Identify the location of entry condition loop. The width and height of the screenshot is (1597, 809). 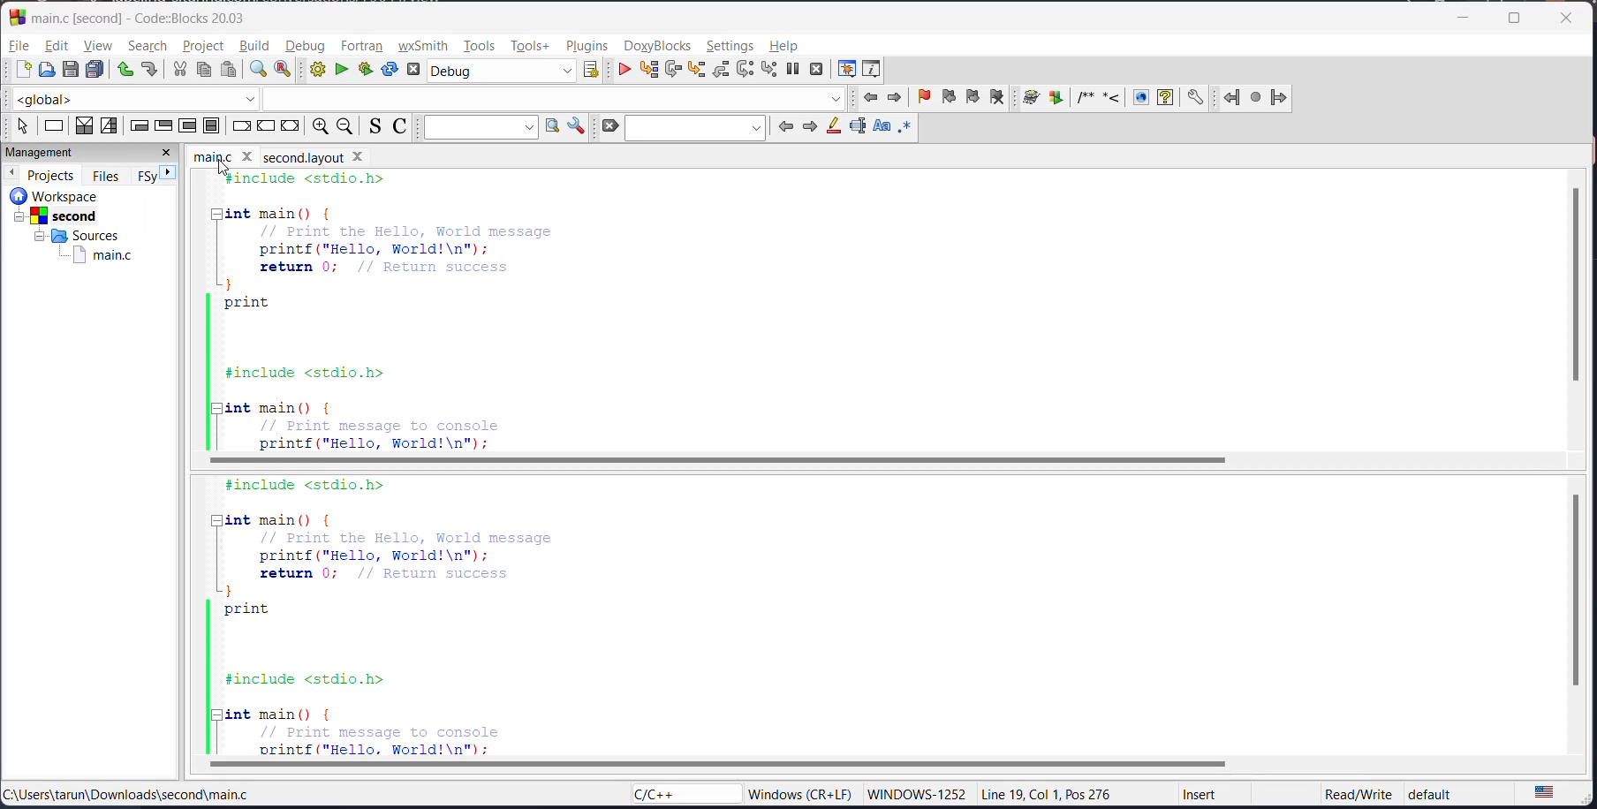
(139, 125).